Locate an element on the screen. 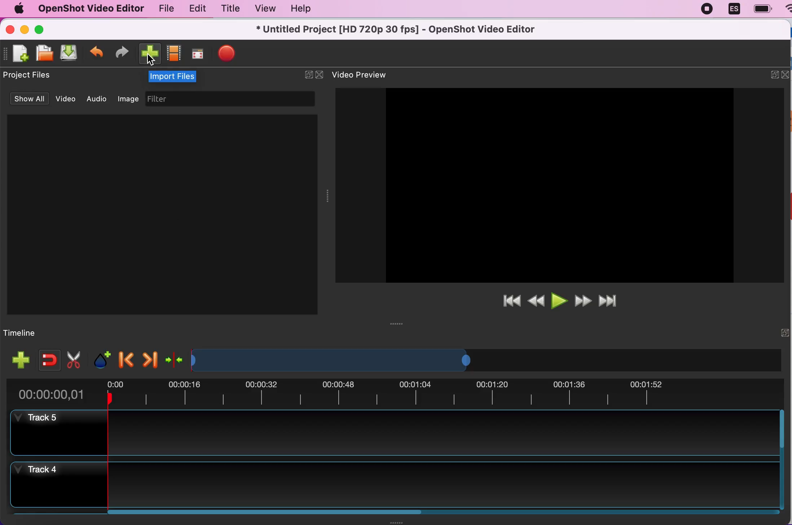  new file is located at coordinates (19, 54).